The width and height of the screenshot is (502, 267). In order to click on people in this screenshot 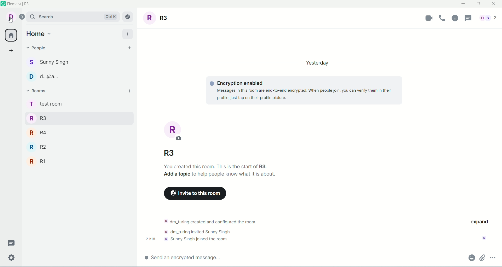, I will do `click(37, 48)`.